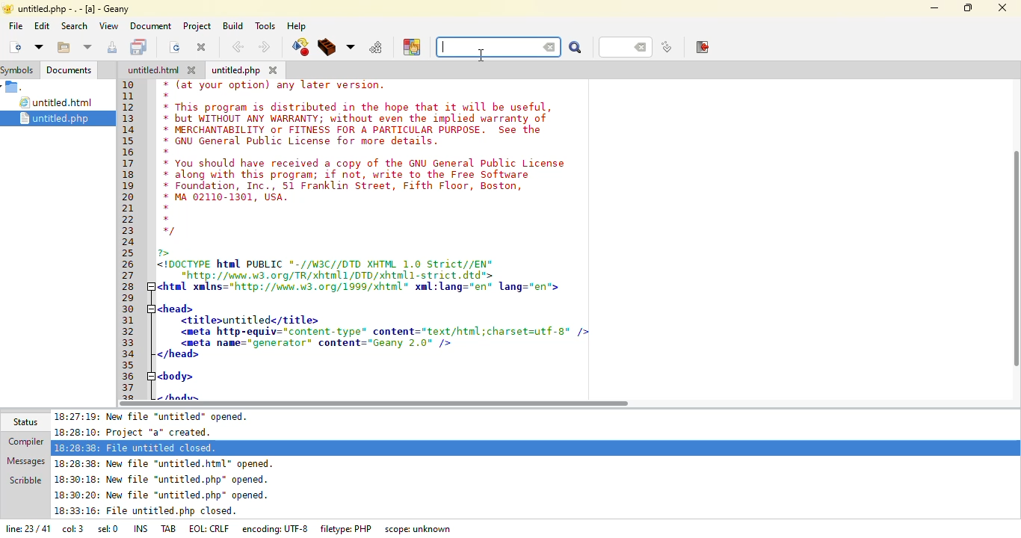 This screenshot has width=1021, height=538. I want to click on 15, so click(133, 142).